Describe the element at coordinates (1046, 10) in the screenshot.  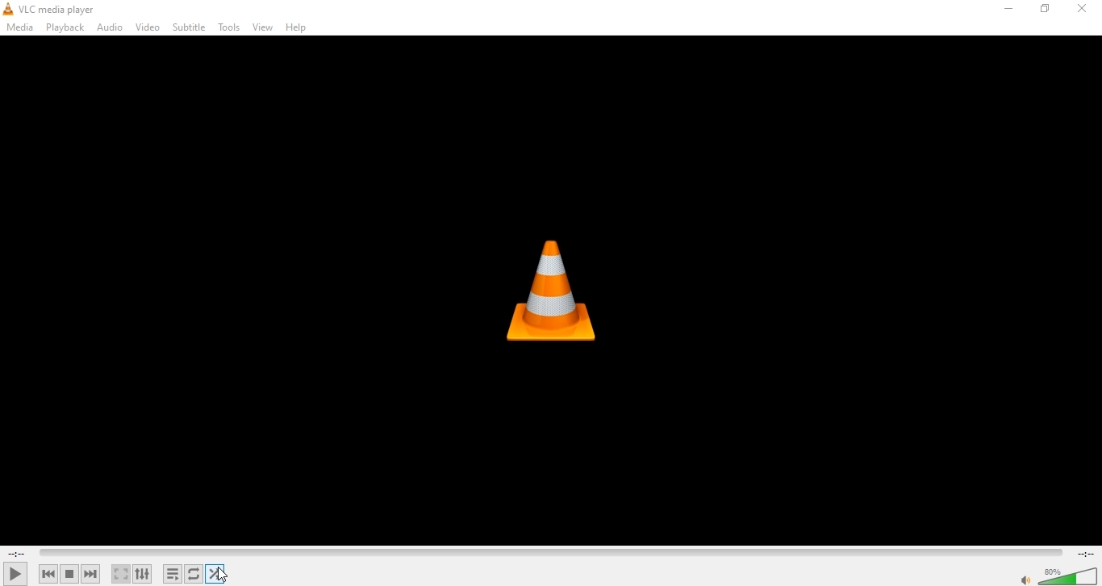
I see `restore` at that location.